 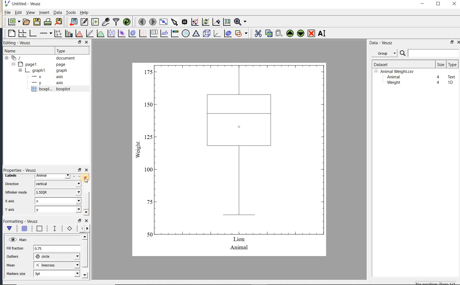 I want to click on restore, so click(x=80, y=221).